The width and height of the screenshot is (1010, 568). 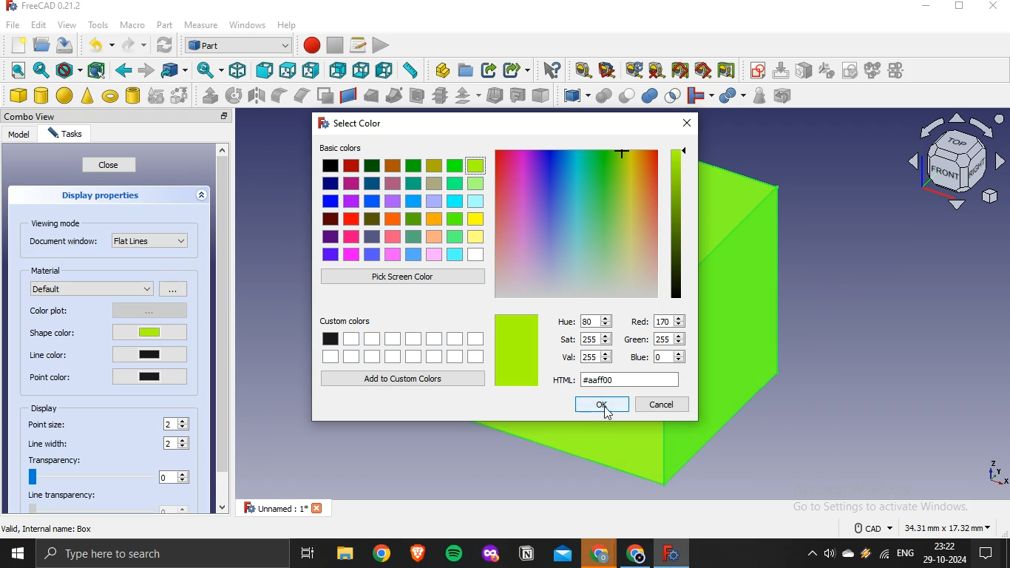 What do you see at coordinates (163, 45) in the screenshot?
I see `refresh` at bounding box center [163, 45].